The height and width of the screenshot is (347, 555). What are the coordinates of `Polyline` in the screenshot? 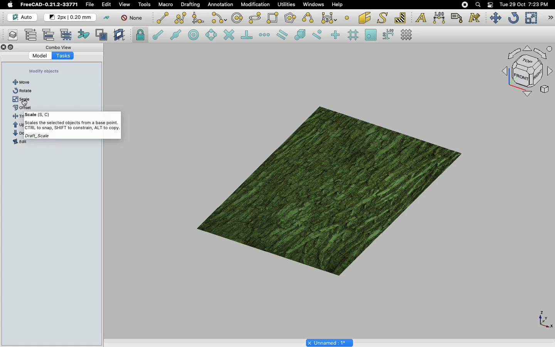 It's located at (24, 91).